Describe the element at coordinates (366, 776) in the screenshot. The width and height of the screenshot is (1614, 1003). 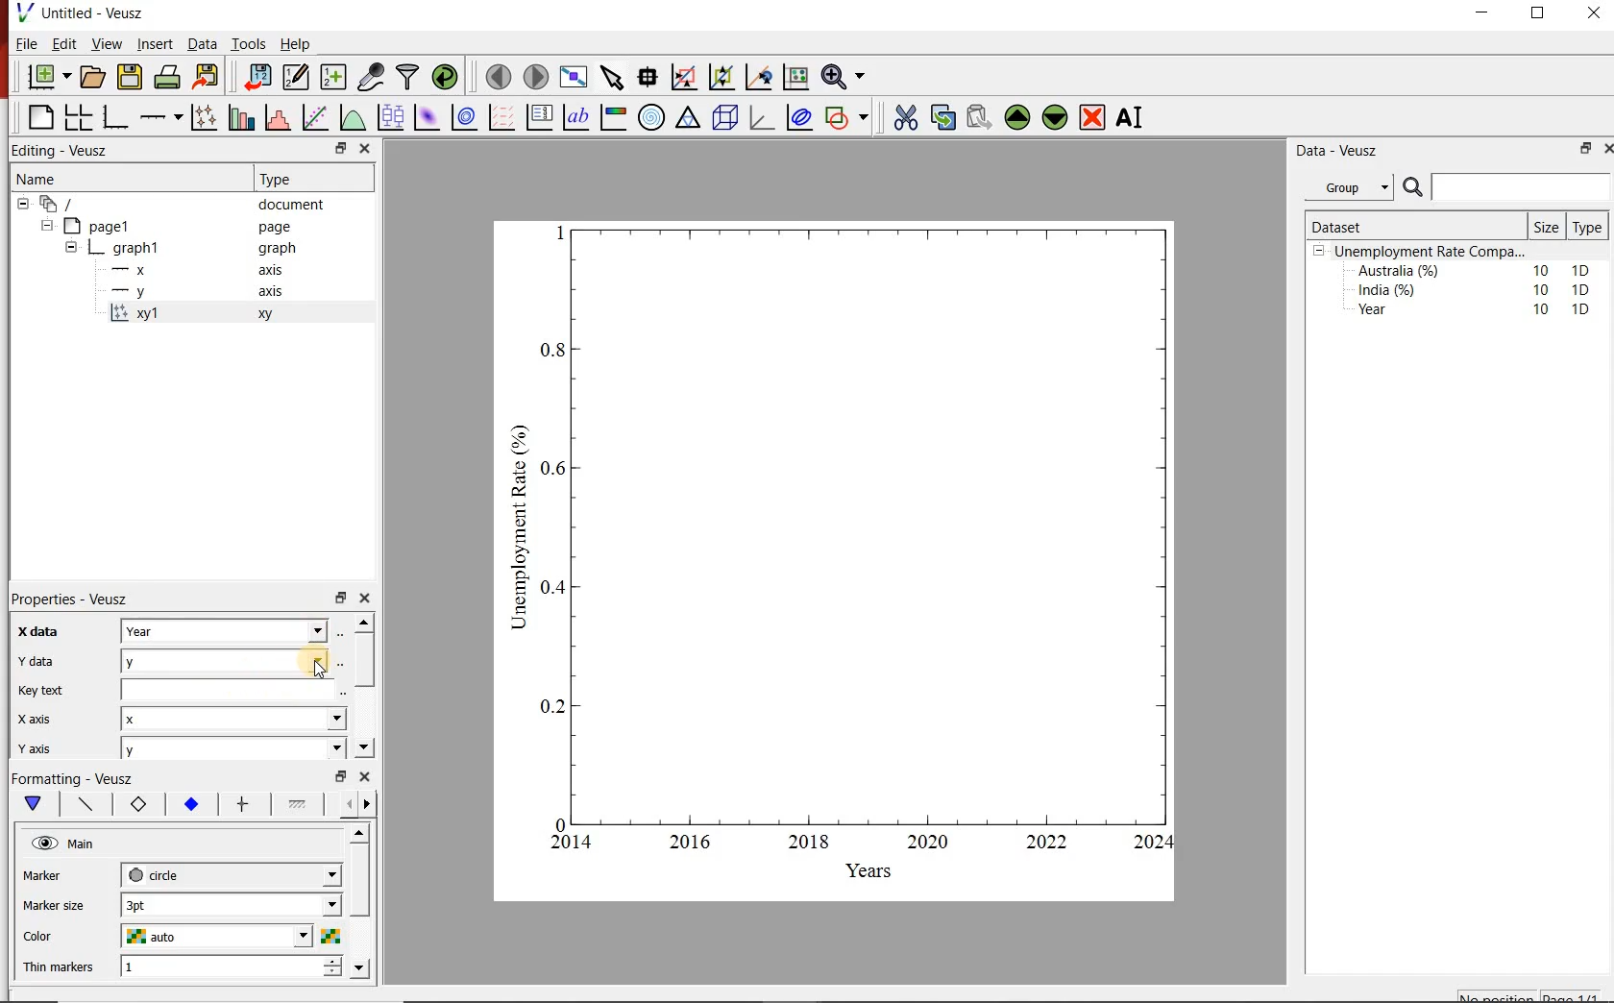
I see `close` at that location.